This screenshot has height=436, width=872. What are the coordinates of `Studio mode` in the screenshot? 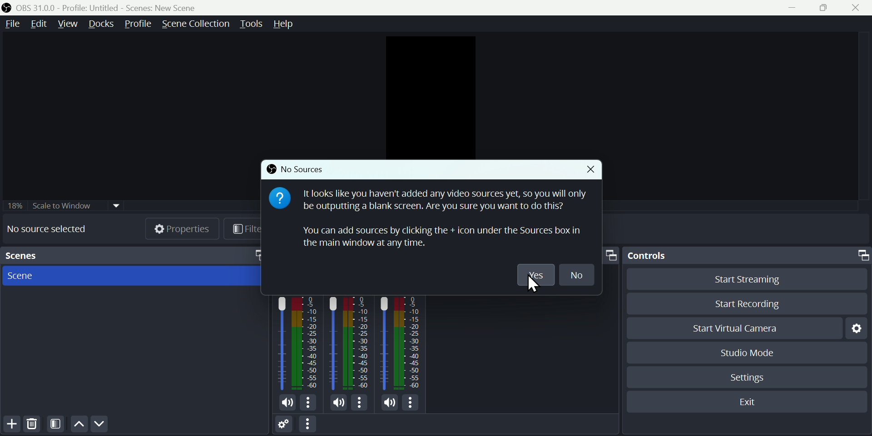 It's located at (752, 353).